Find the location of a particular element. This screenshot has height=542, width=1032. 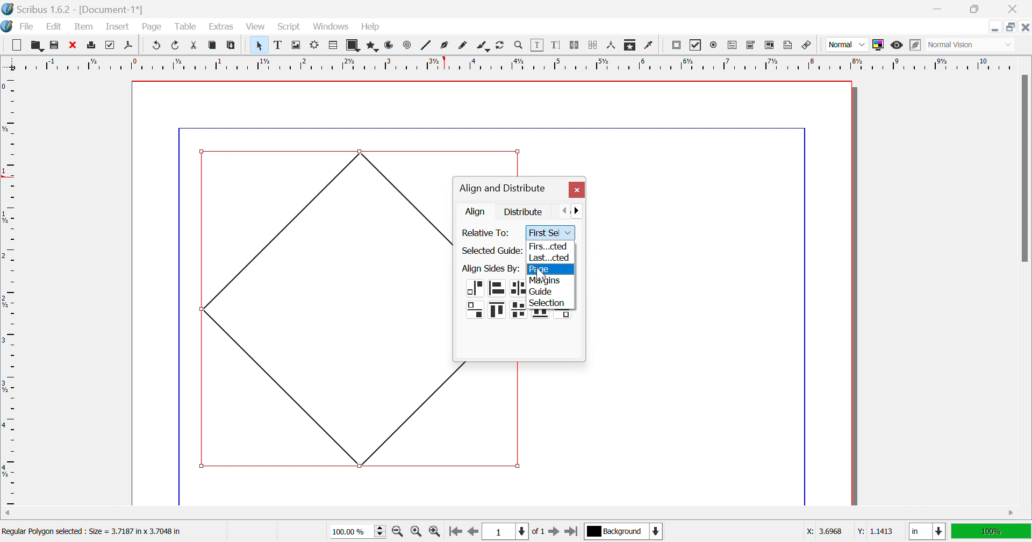

Close is located at coordinates (71, 44).